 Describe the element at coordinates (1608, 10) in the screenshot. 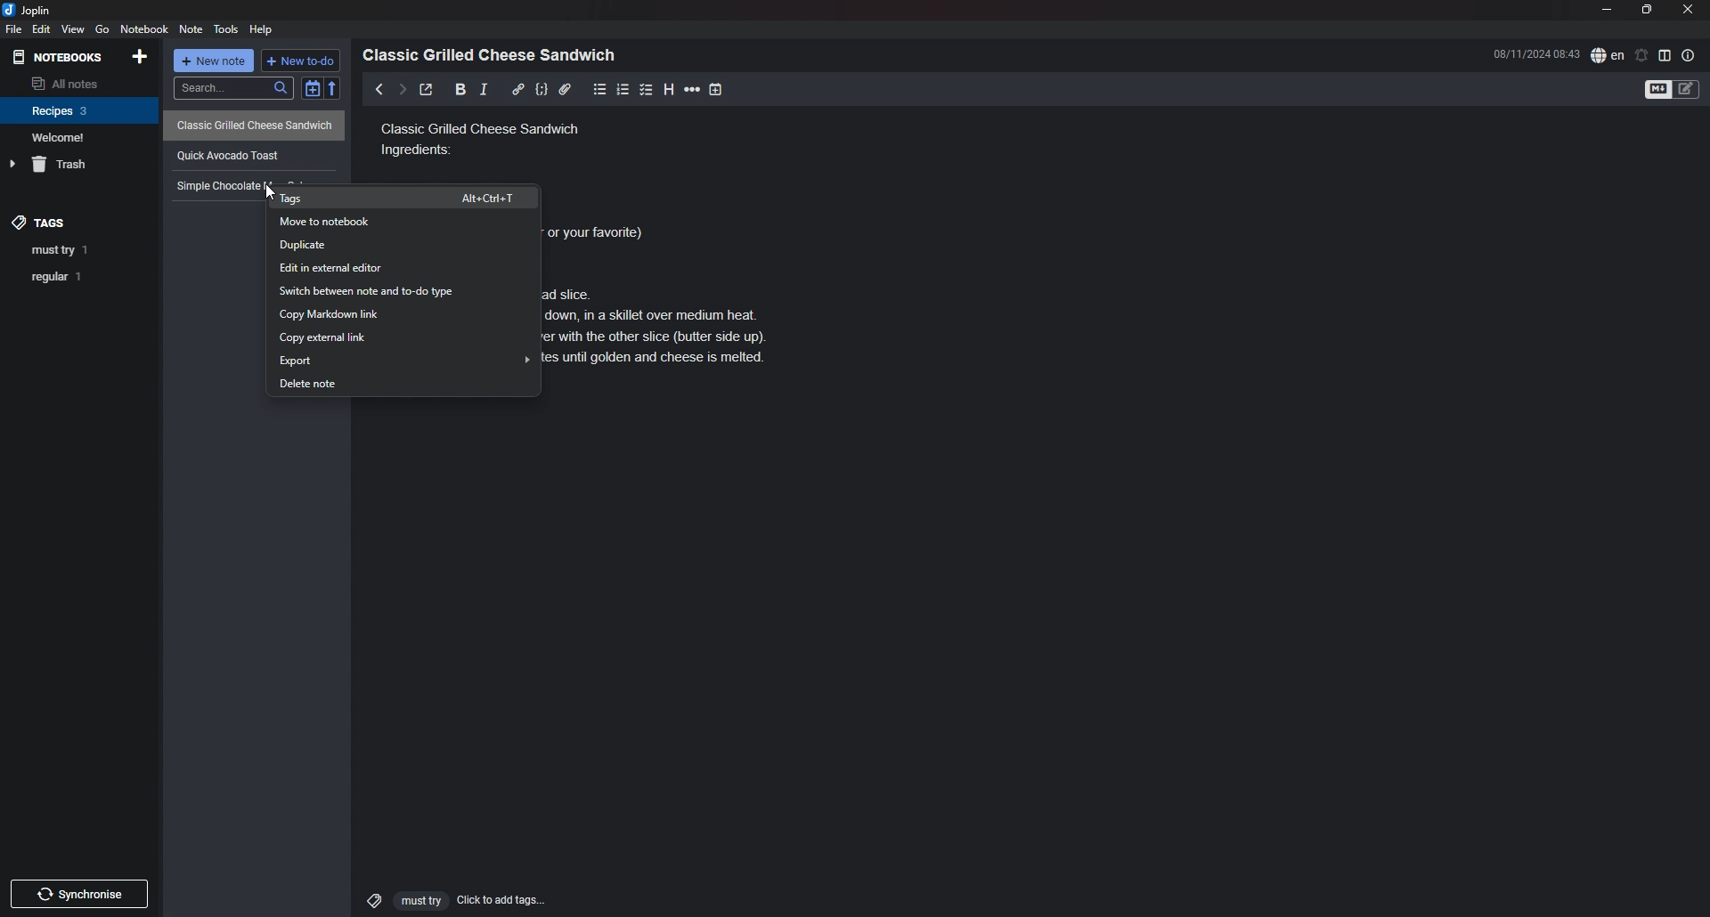

I see `minimize` at that location.